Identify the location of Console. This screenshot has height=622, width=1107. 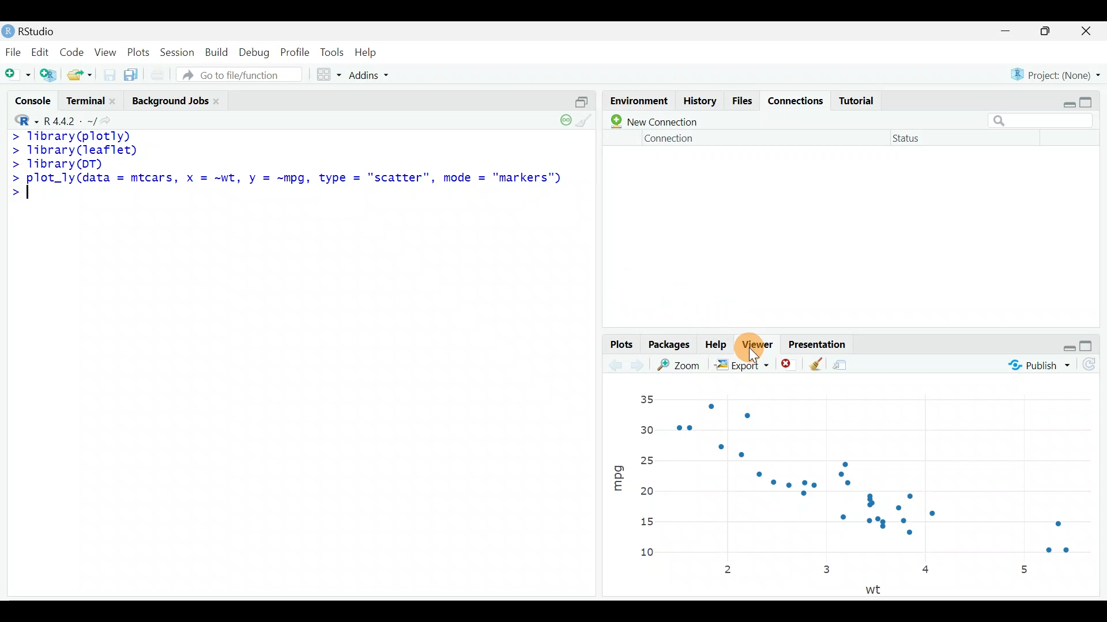
(34, 103).